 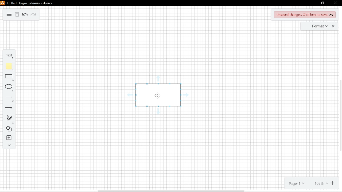 What do you see at coordinates (10, 15) in the screenshot?
I see `diagram` at bounding box center [10, 15].